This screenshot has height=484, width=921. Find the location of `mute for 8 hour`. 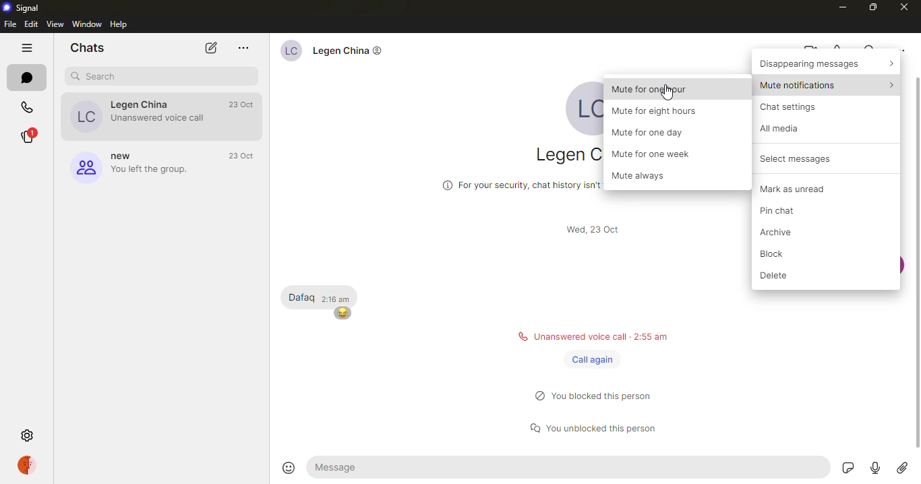

mute for 8 hour is located at coordinates (658, 111).